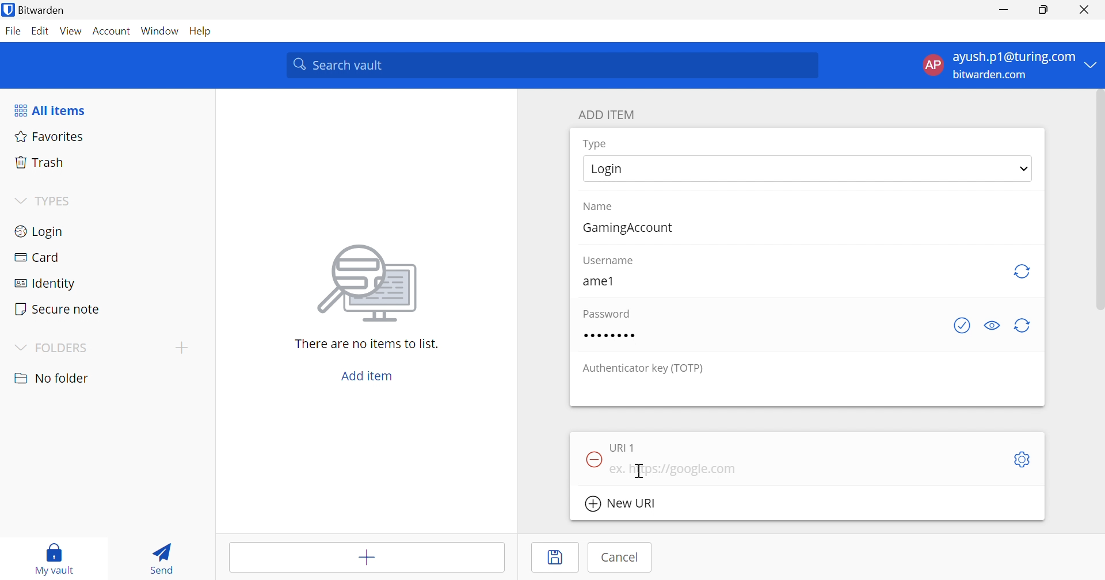  I want to click on There are no items to list., so click(367, 345).